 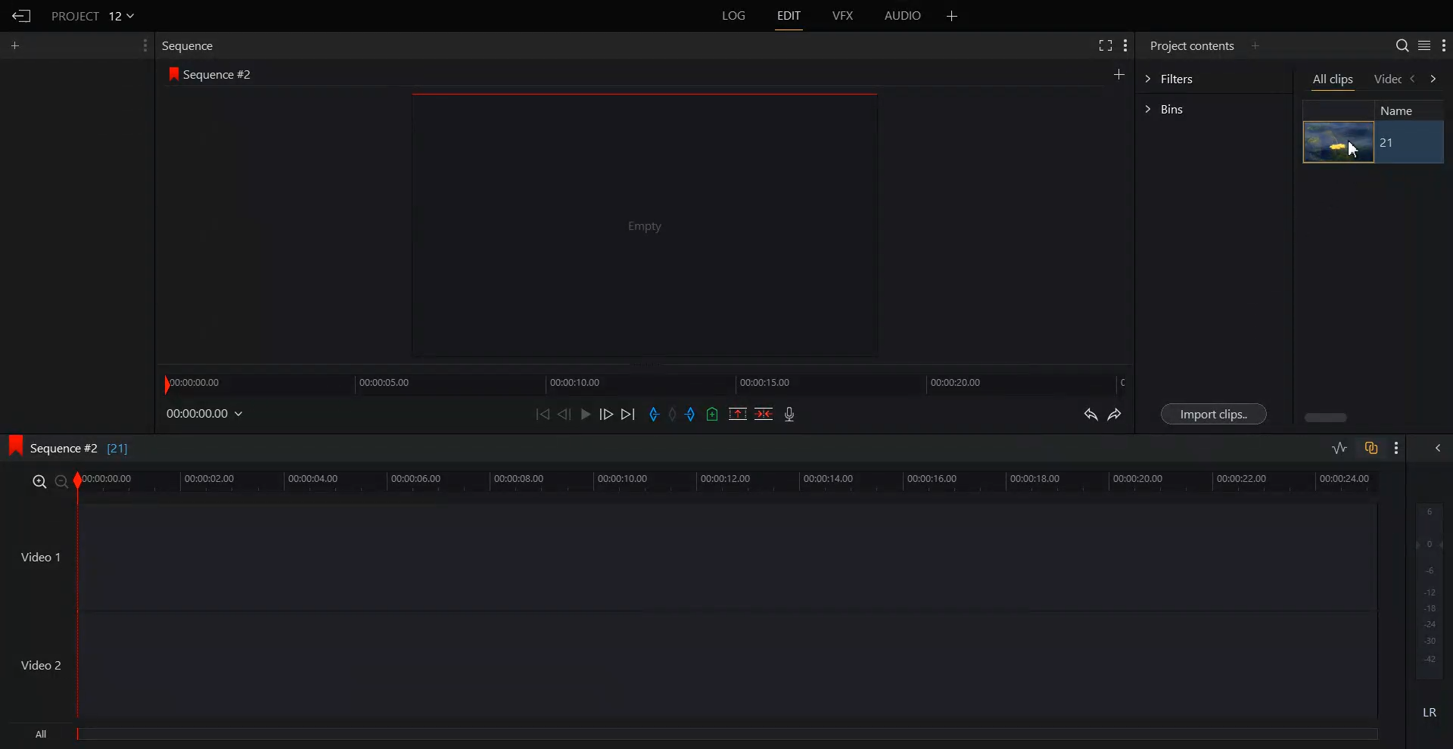 I want to click on Zoom in, so click(x=38, y=480).